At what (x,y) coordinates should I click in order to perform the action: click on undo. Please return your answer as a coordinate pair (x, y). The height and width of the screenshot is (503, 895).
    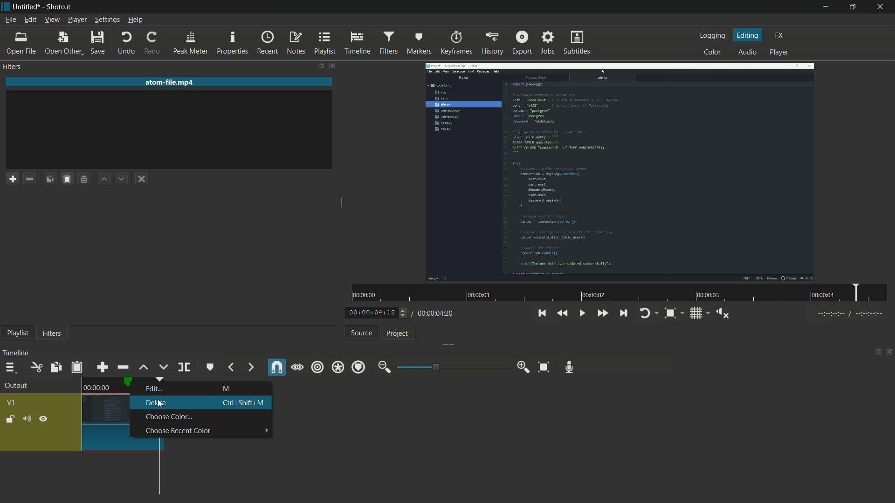
    Looking at the image, I should click on (127, 43).